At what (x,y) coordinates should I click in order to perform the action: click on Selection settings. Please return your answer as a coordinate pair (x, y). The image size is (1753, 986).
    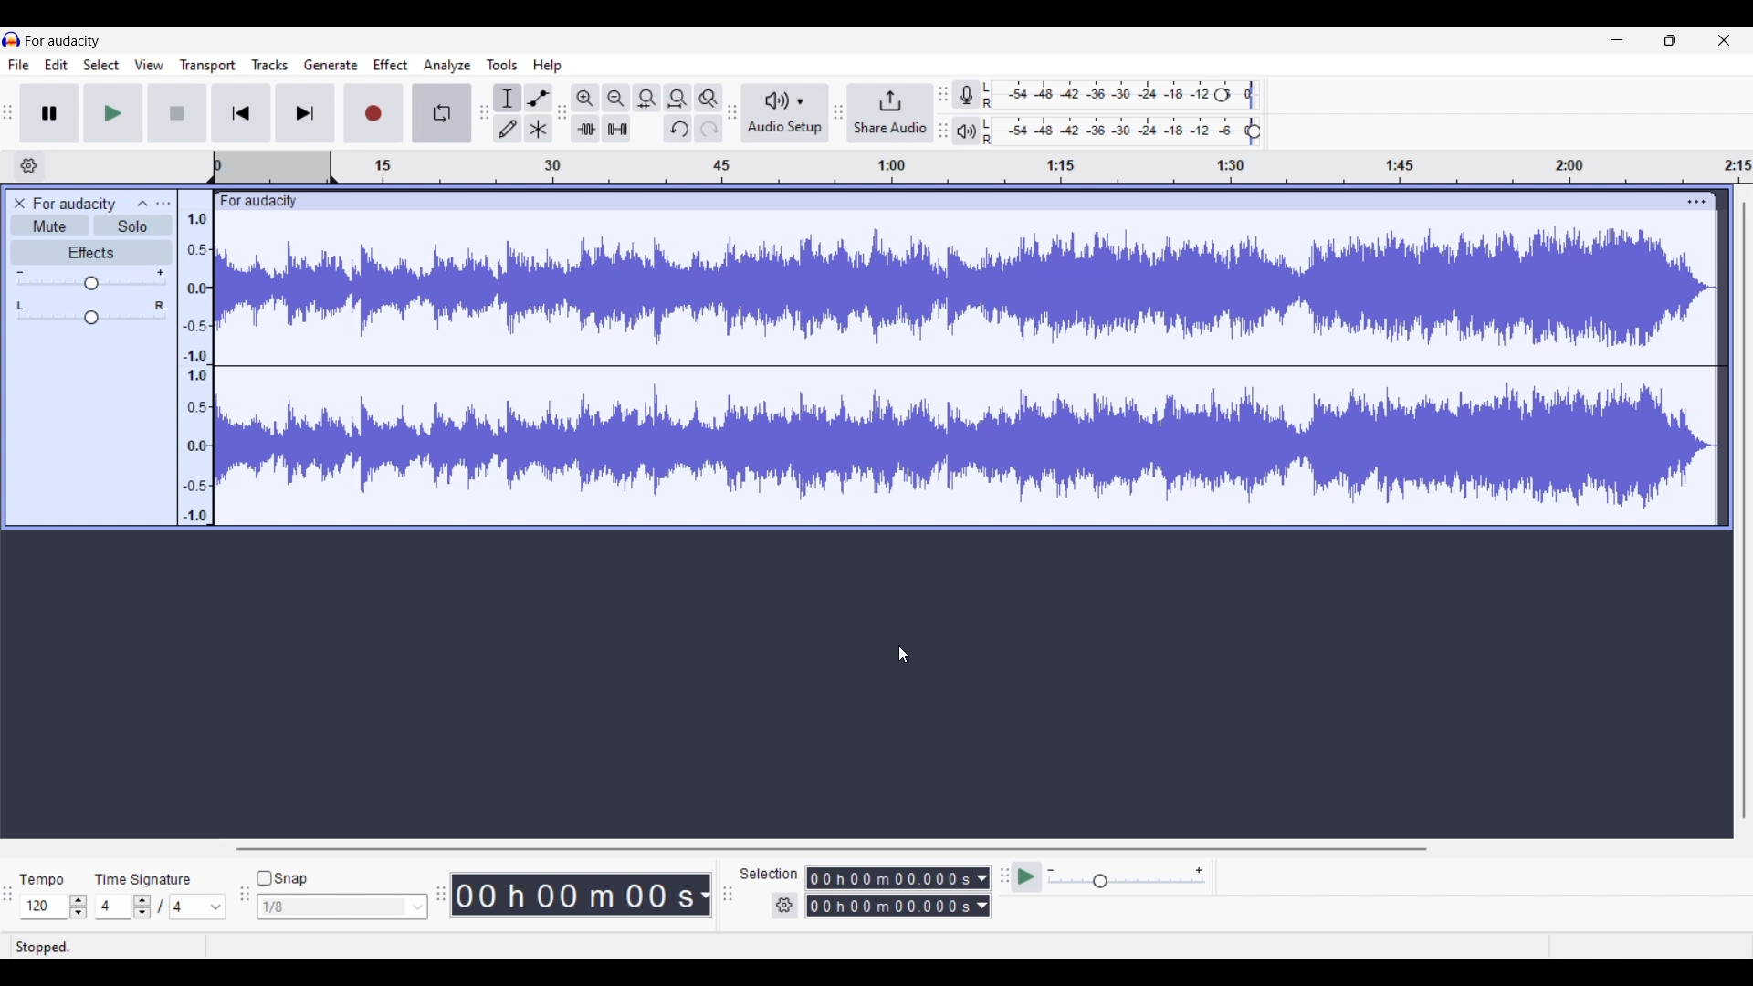
    Looking at the image, I should click on (785, 906).